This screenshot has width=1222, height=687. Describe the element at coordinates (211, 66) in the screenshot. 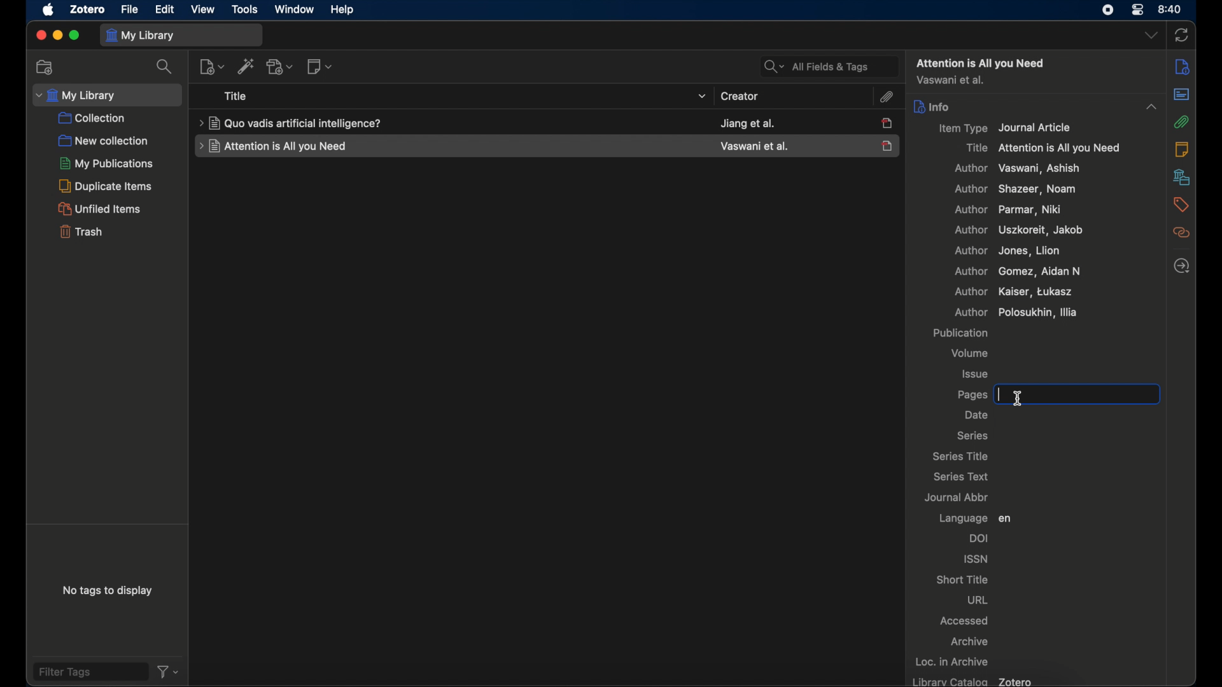

I see `new item` at that location.